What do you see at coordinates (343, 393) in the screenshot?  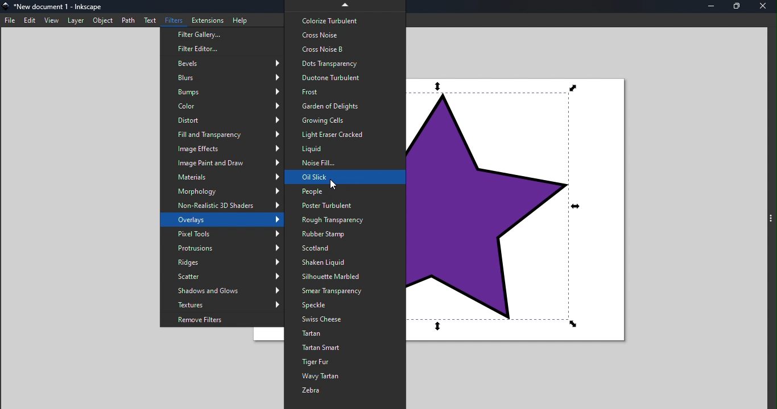 I see `Zebra` at bounding box center [343, 393].